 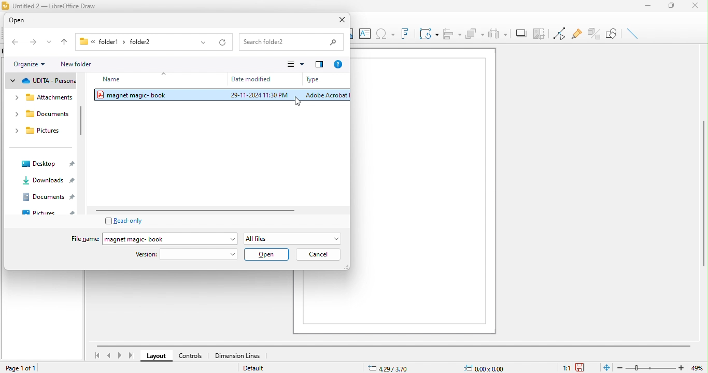 What do you see at coordinates (594, 34) in the screenshot?
I see `toggle extrusion` at bounding box center [594, 34].